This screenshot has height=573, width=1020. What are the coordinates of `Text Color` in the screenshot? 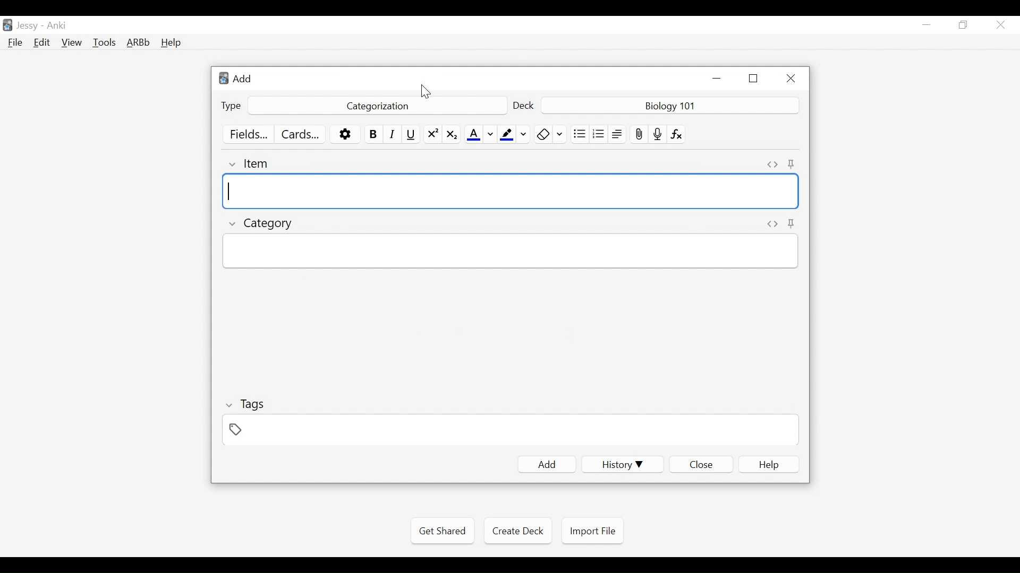 It's located at (480, 134).